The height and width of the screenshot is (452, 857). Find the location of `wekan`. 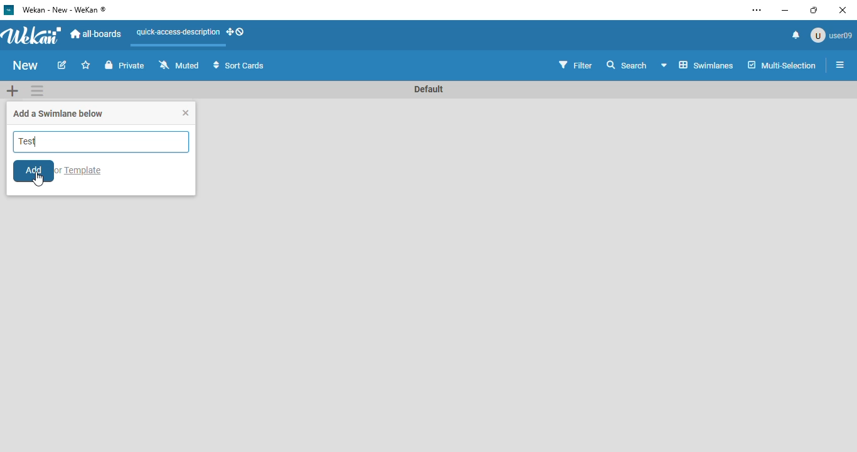

wekan is located at coordinates (33, 35).